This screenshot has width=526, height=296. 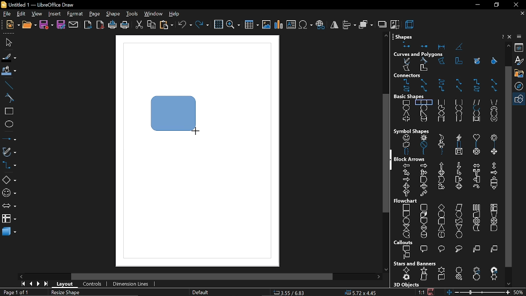 I want to click on curves and polygons, so click(x=448, y=65).